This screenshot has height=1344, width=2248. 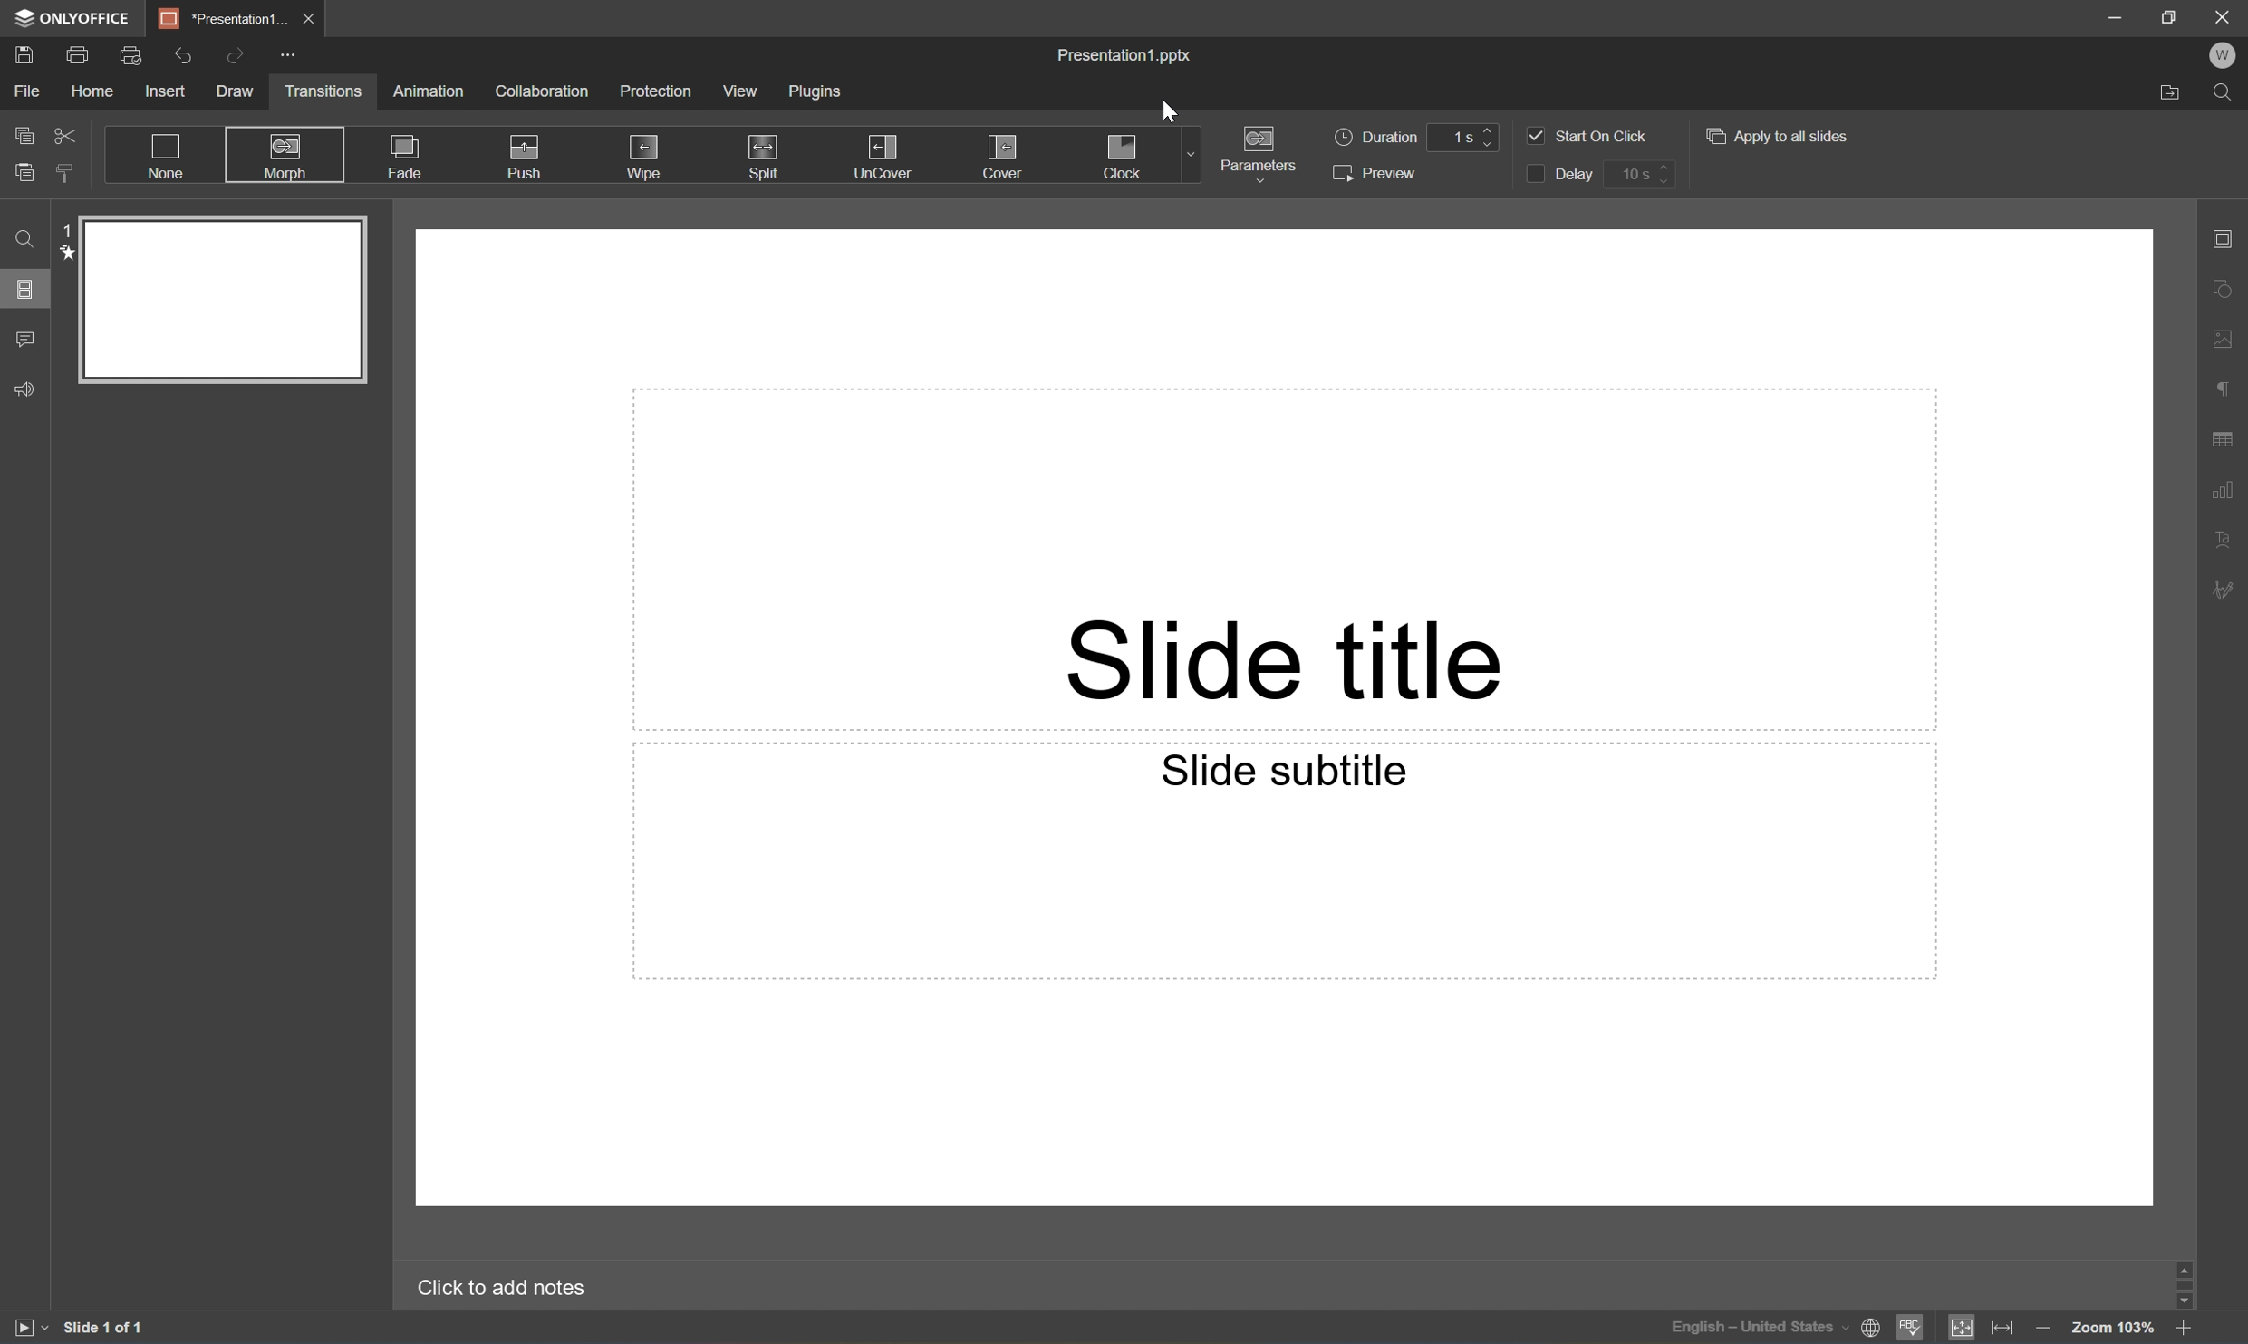 I want to click on Zoom in, so click(x=2179, y=1334).